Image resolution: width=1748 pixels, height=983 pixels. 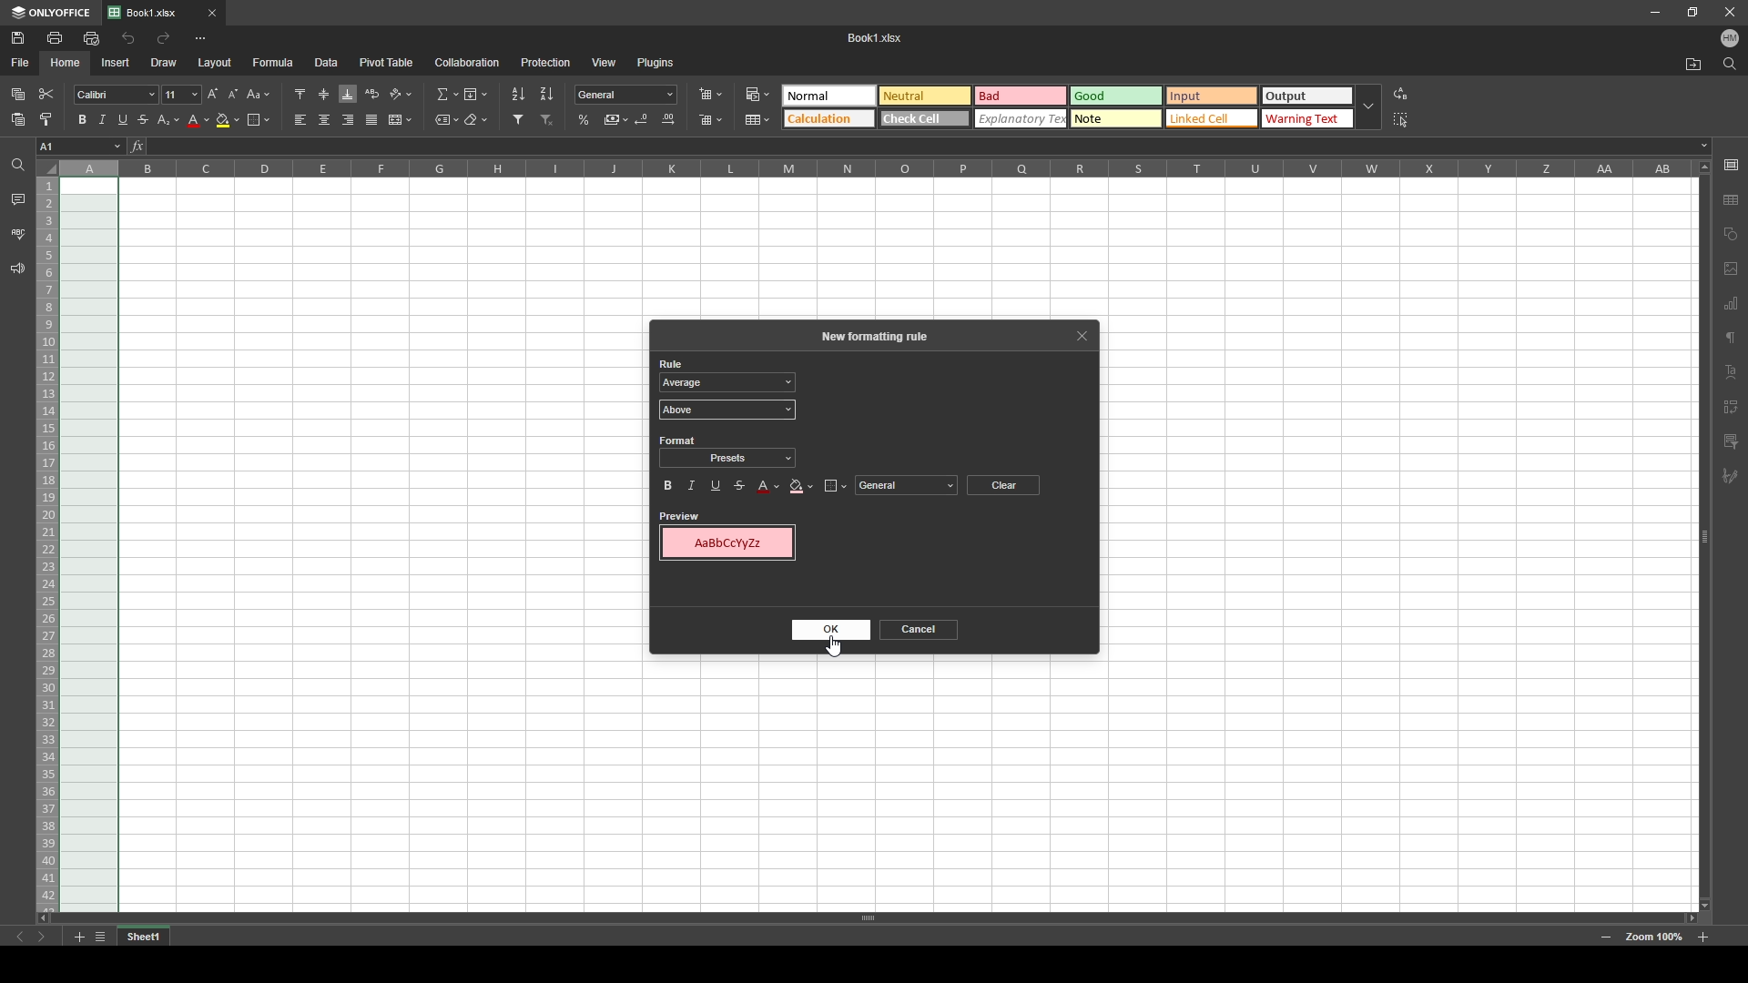 I want to click on profile, so click(x=1730, y=39).